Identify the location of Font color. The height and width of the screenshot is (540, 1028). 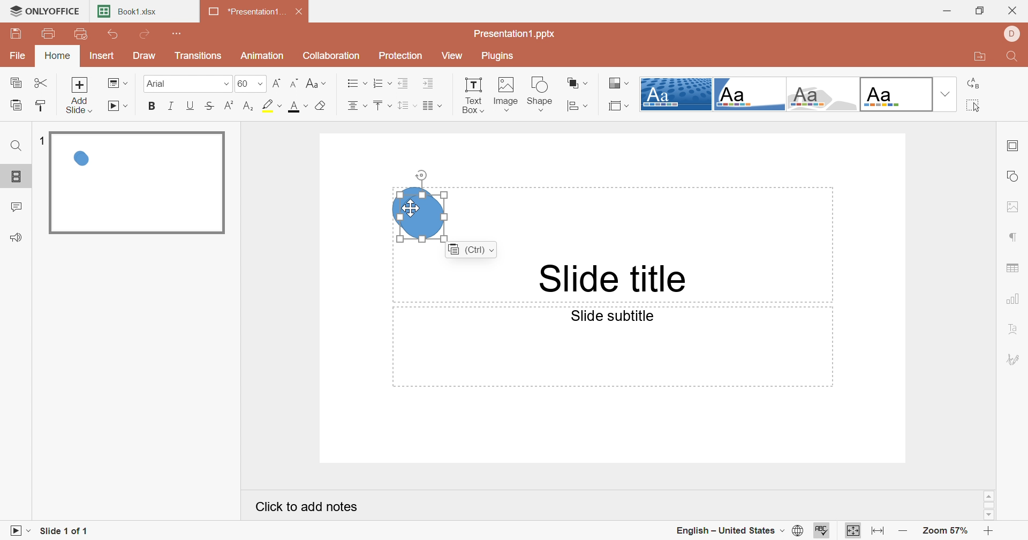
(296, 106).